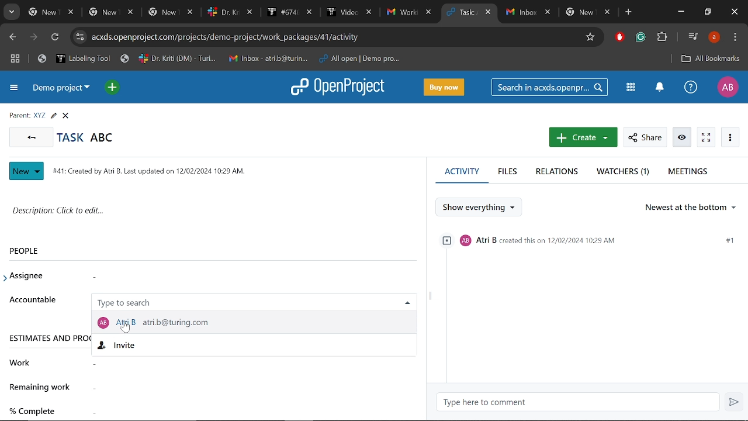 This screenshot has width=748, height=421. I want to click on Task description, so click(188, 212).